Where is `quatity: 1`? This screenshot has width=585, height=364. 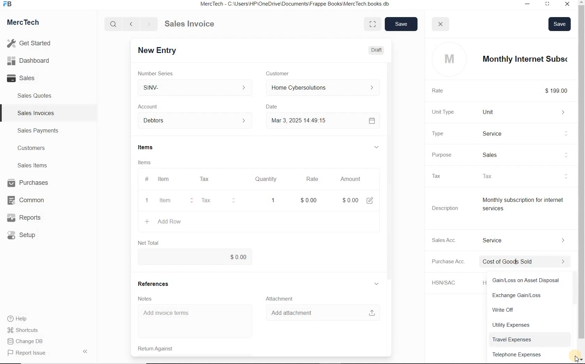 quatity: 1 is located at coordinates (273, 200).